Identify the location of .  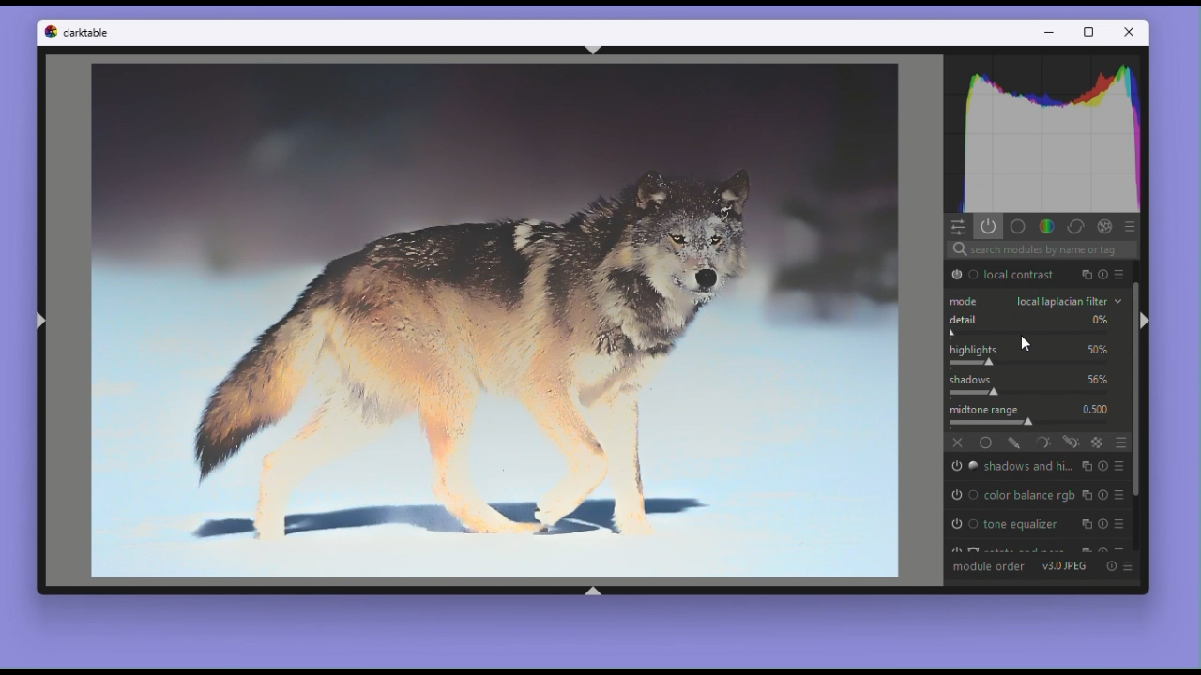
(1103, 467).